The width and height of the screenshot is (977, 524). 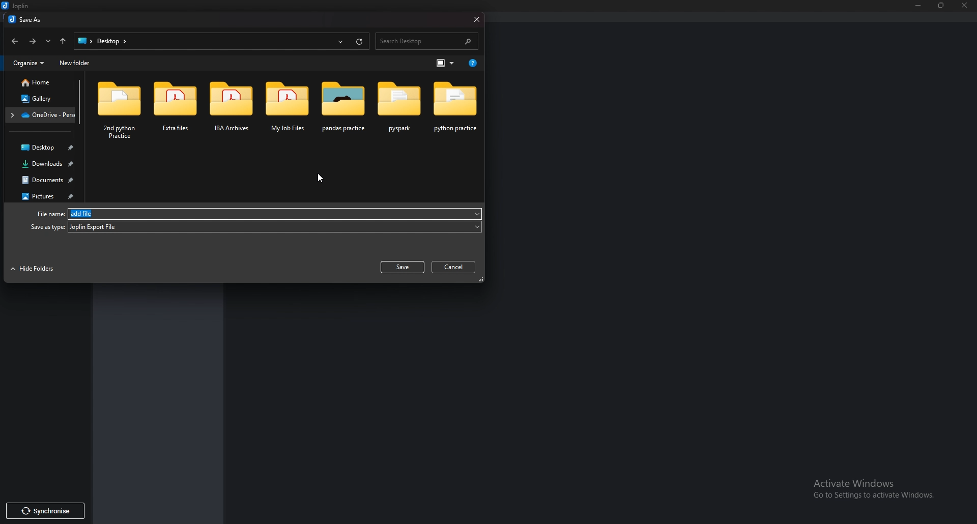 I want to click on folder, so click(x=176, y=107).